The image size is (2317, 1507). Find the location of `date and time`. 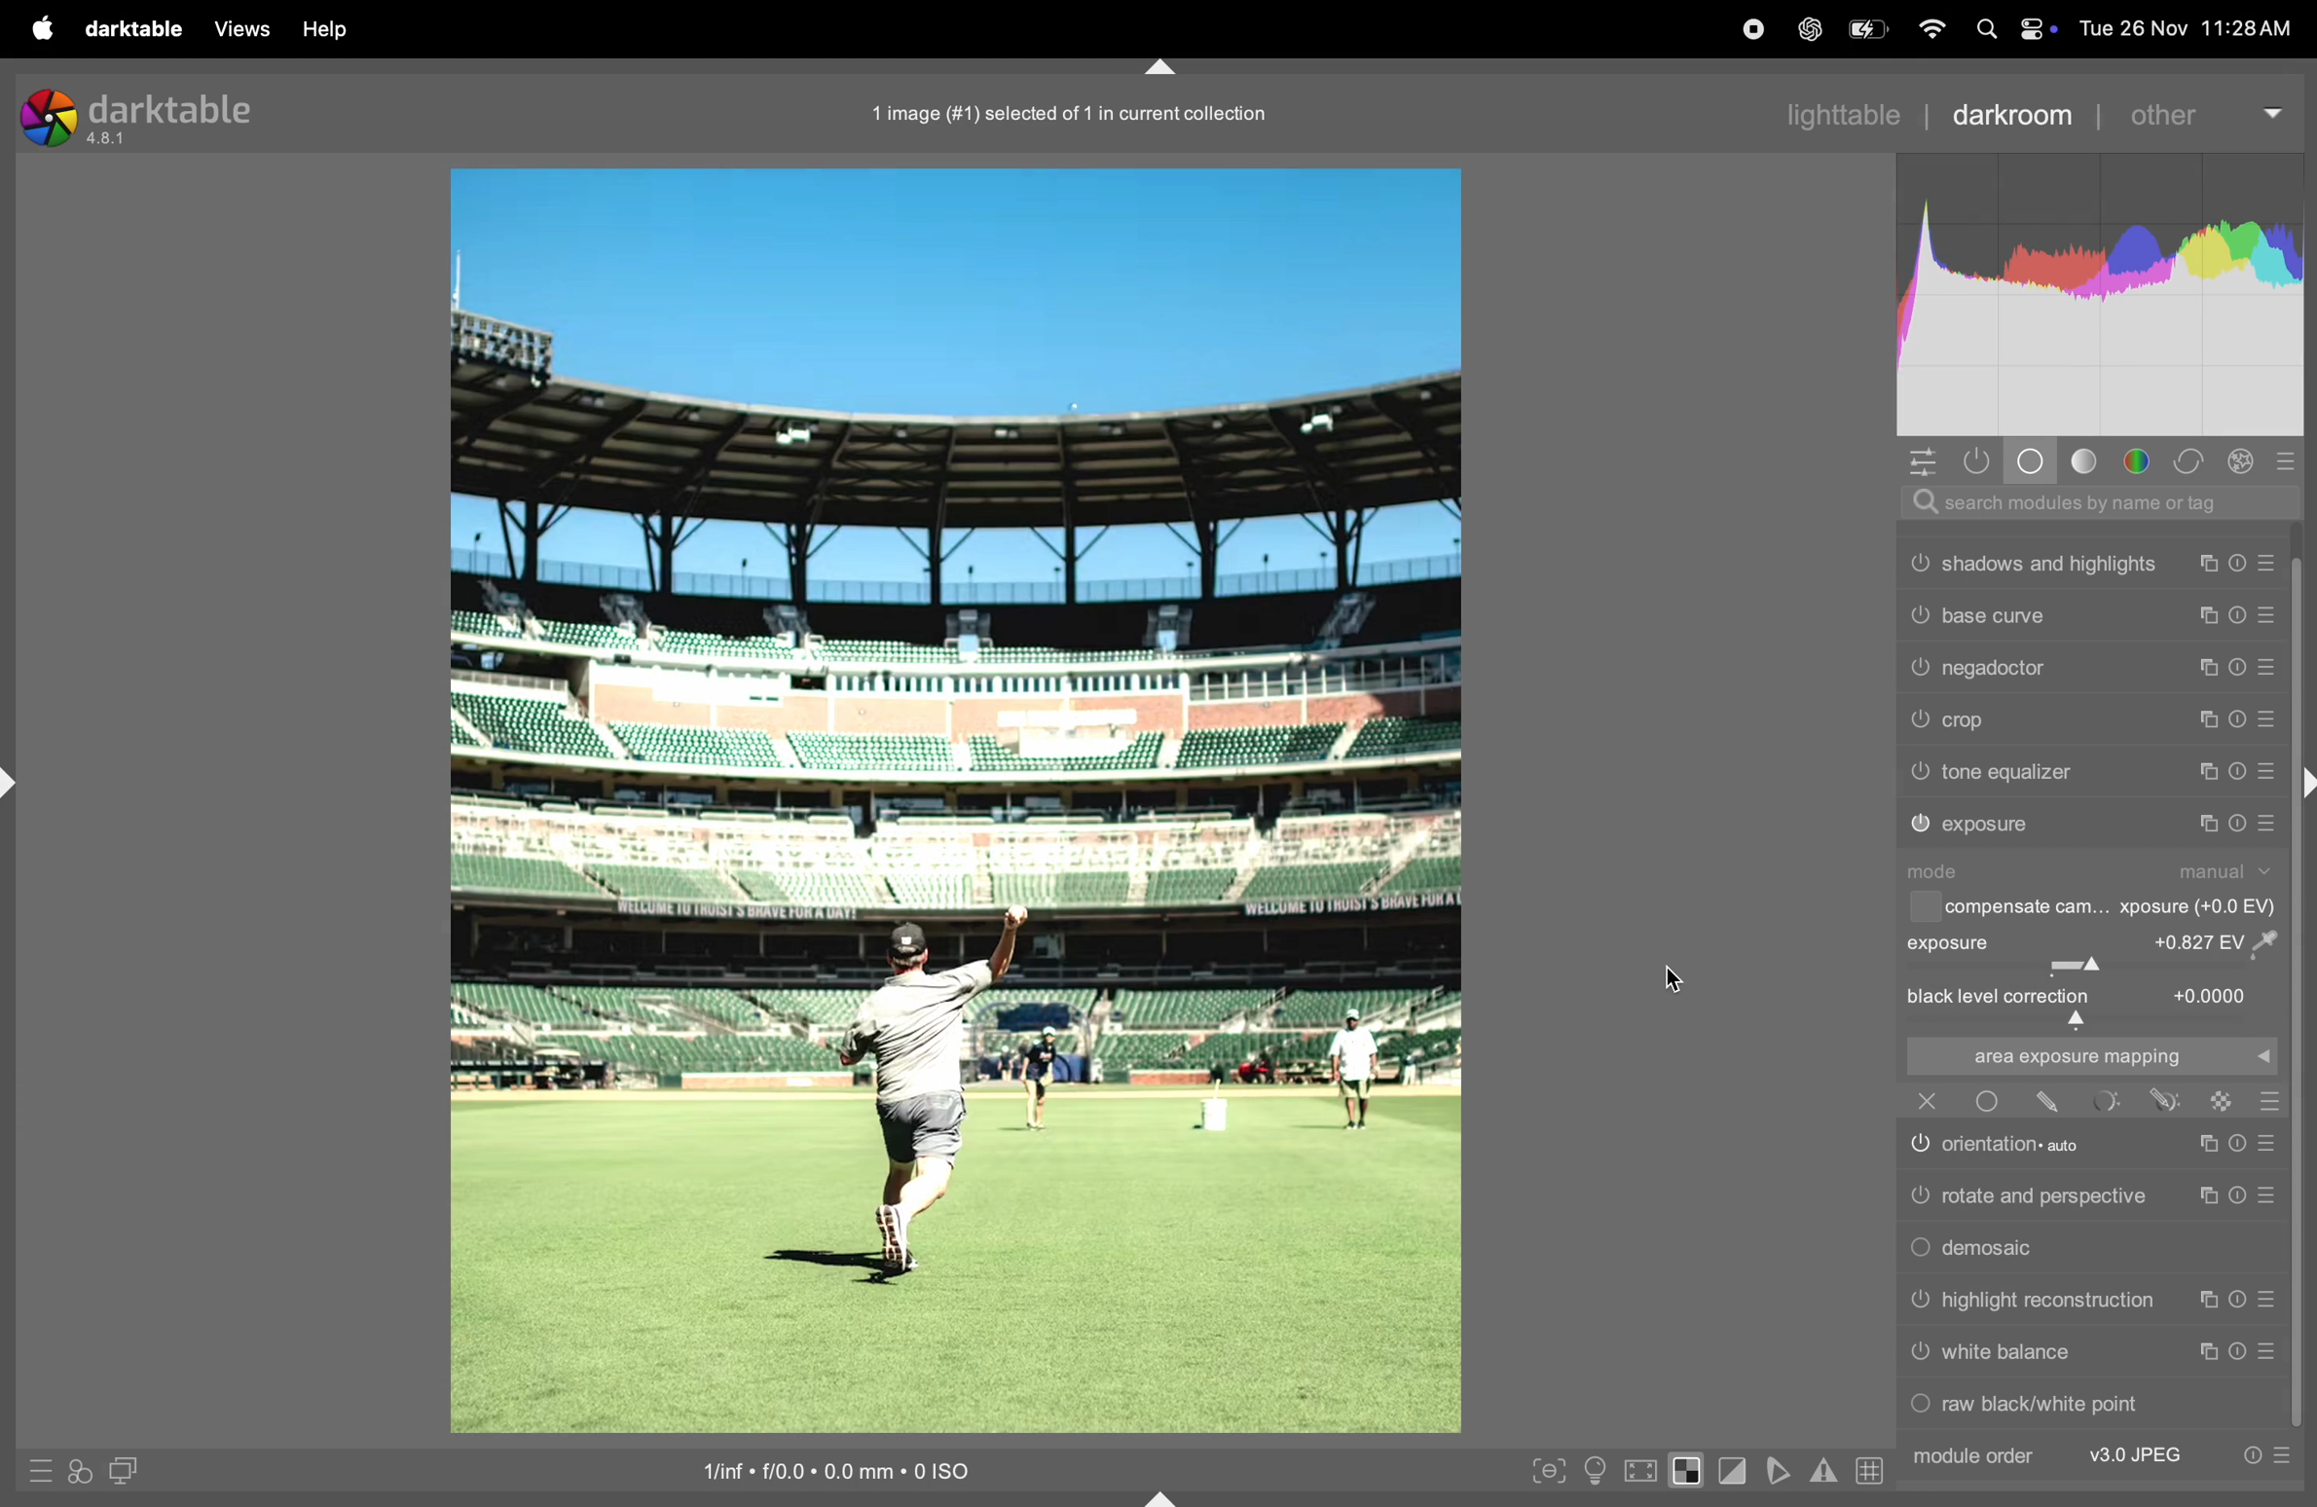

date and time is located at coordinates (2191, 27).